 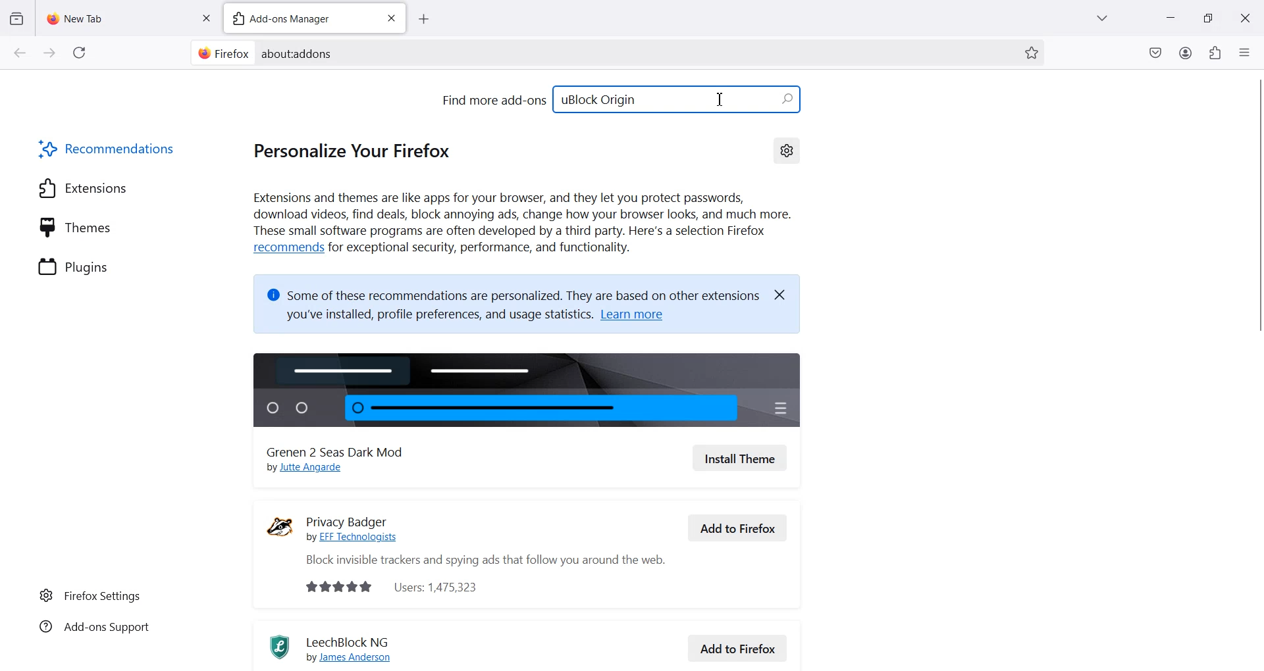 I want to click on View recent Browsing, so click(x=17, y=19).